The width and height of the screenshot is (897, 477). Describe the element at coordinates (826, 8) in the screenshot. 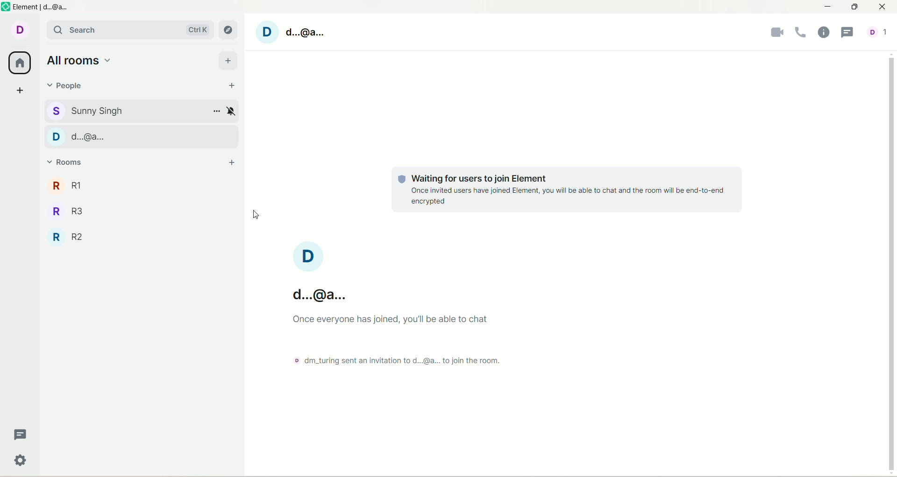

I see `minimize` at that location.